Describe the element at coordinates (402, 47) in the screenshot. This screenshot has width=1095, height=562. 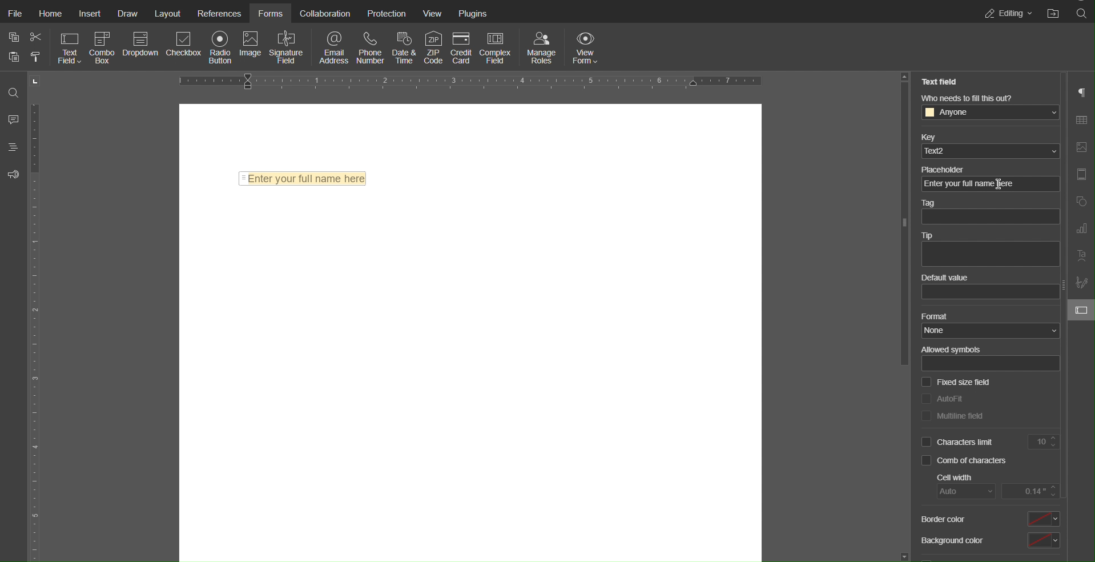
I see `Date & Time` at that location.